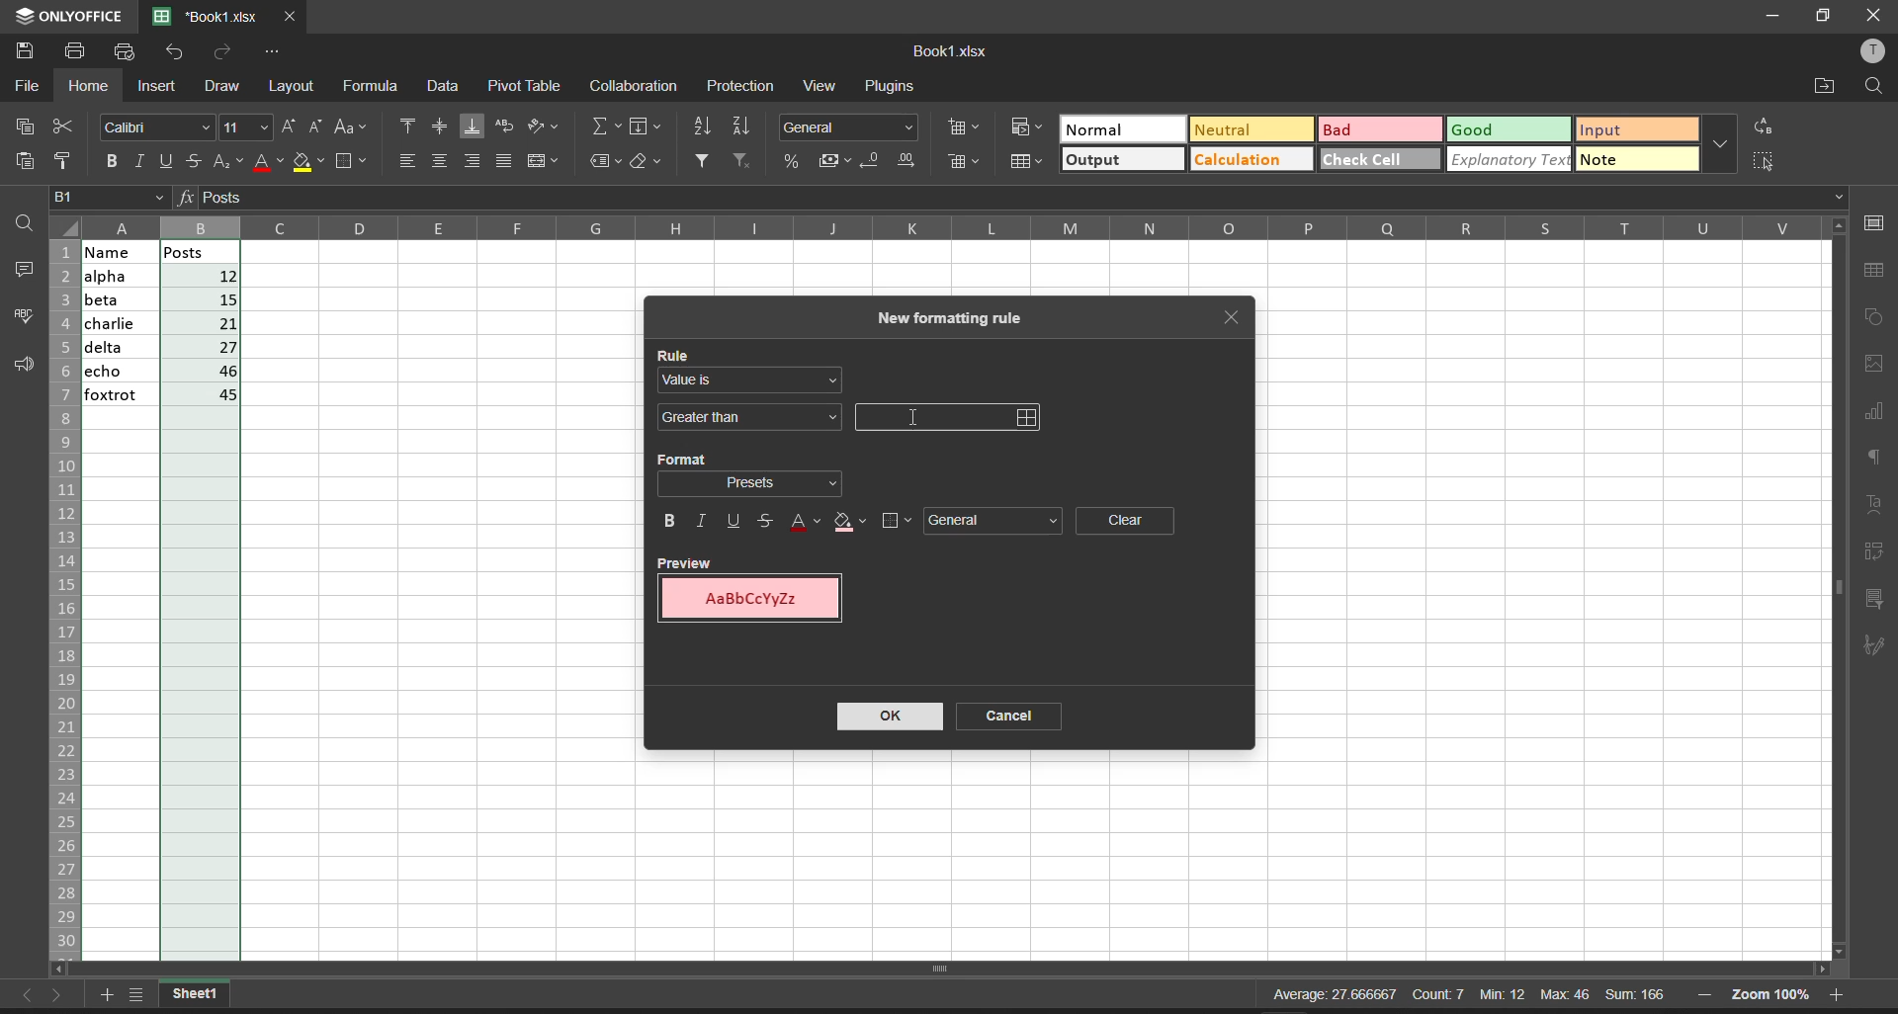 The height and width of the screenshot is (1014, 1898). Describe the element at coordinates (57, 993) in the screenshot. I see `move to the sheet right` at that location.